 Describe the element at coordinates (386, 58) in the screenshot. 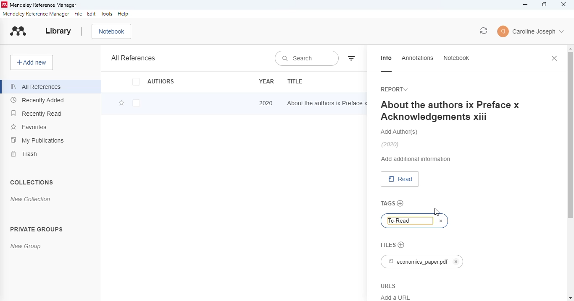

I see `info` at that location.